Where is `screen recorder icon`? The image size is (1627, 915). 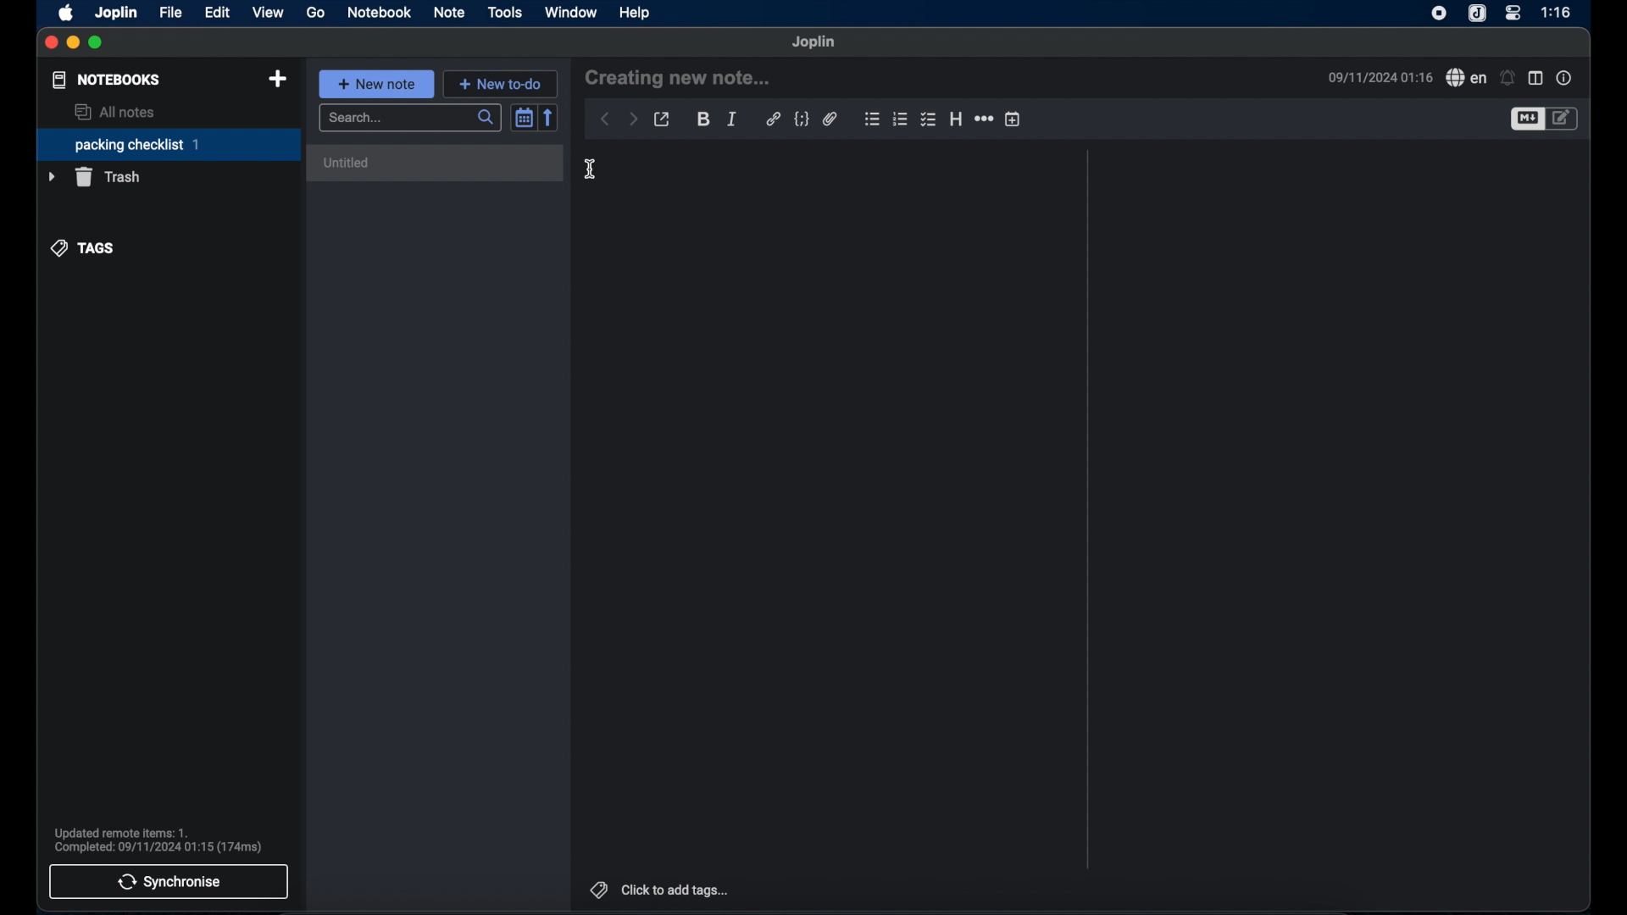 screen recorder icon is located at coordinates (1440, 14).